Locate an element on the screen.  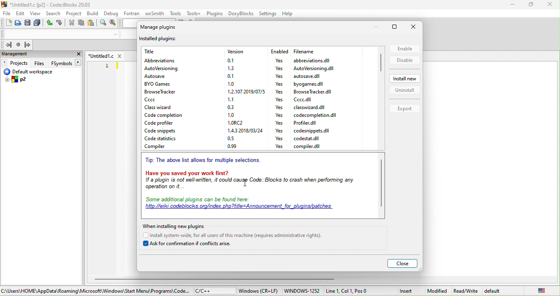
codecompletion is located at coordinates (314, 115).